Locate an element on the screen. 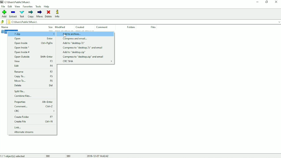 The height and width of the screenshot is (158, 281). desktop.ini is located at coordinates (48, 31).